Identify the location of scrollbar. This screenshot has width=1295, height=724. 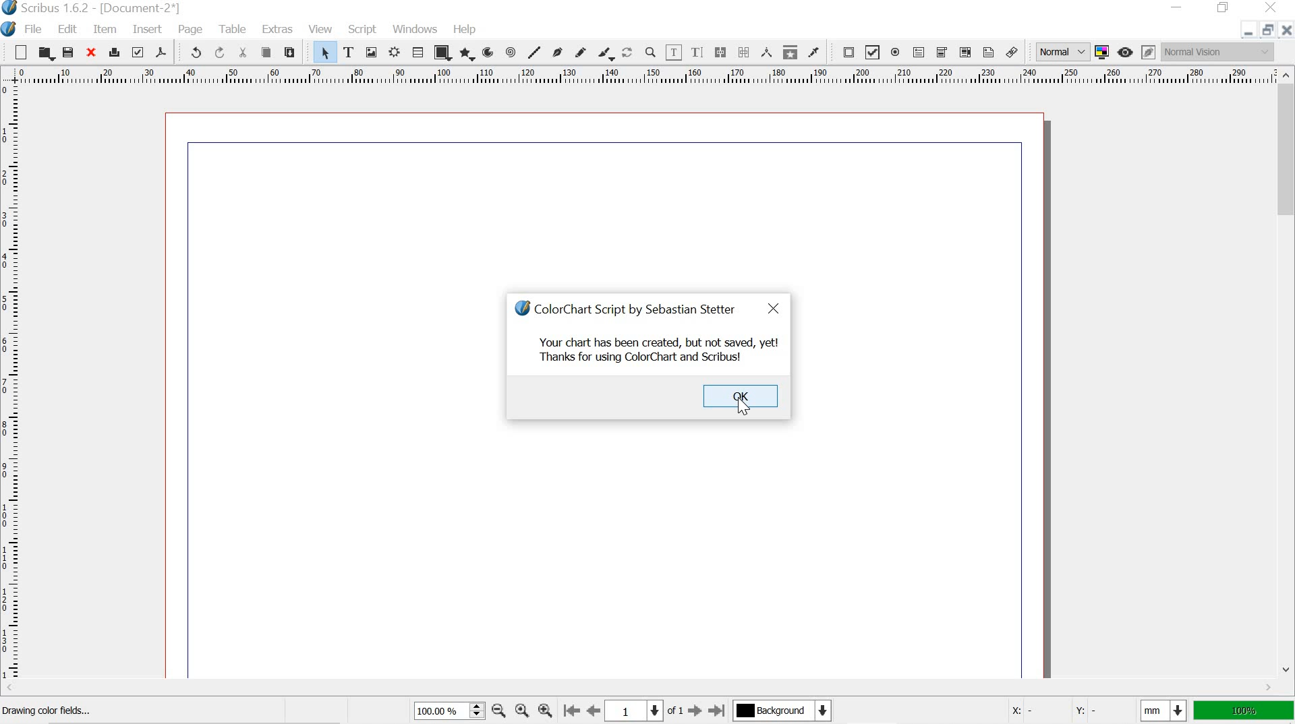
(1287, 375).